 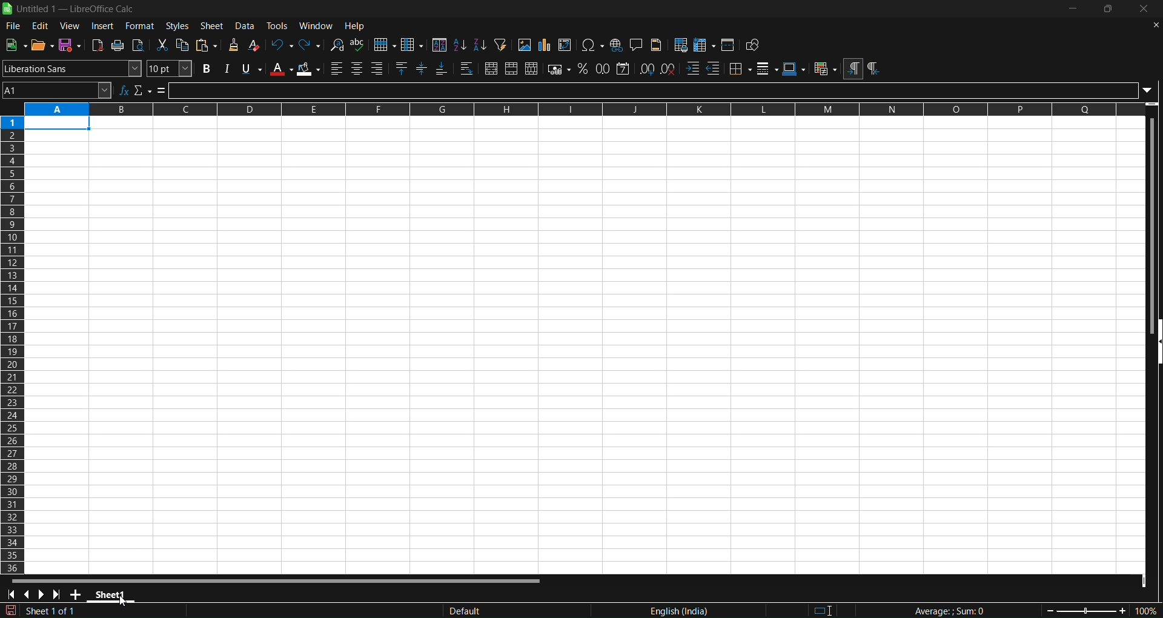 I want to click on row, so click(x=385, y=45).